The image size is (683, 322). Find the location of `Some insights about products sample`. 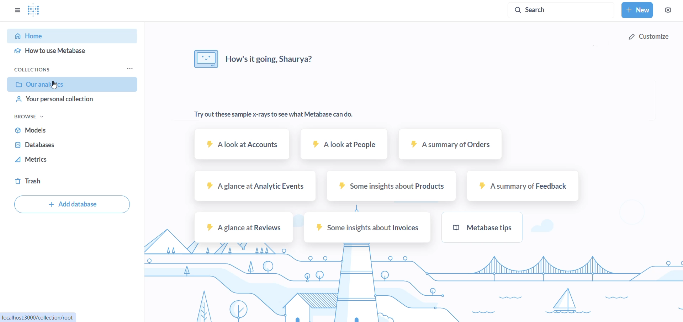

Some insights about products sample is located at coordinates (388, 188).